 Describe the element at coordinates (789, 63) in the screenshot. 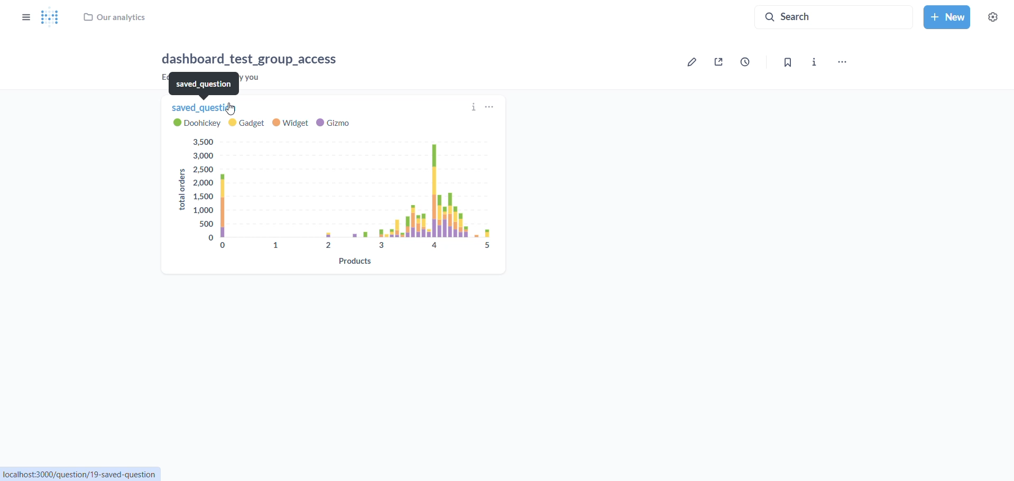

I see `bookmark` at that location.